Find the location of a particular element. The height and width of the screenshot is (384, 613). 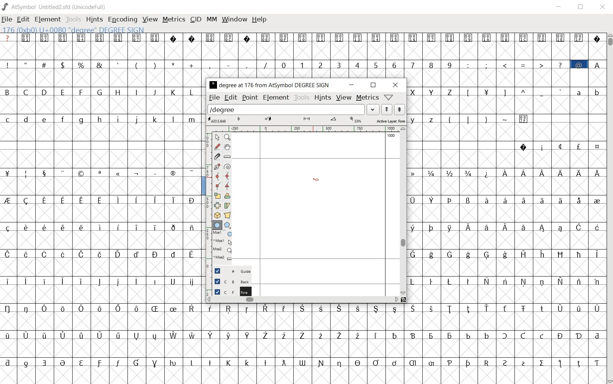

view is located at coordinates (344, 97).